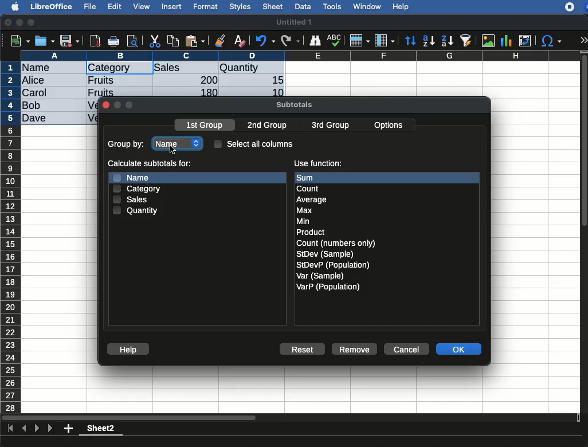 This screenshot has width=588, height=447. Describe the element at coordinates (270, 126) in the screenshot. I see `2nd group` at that location.